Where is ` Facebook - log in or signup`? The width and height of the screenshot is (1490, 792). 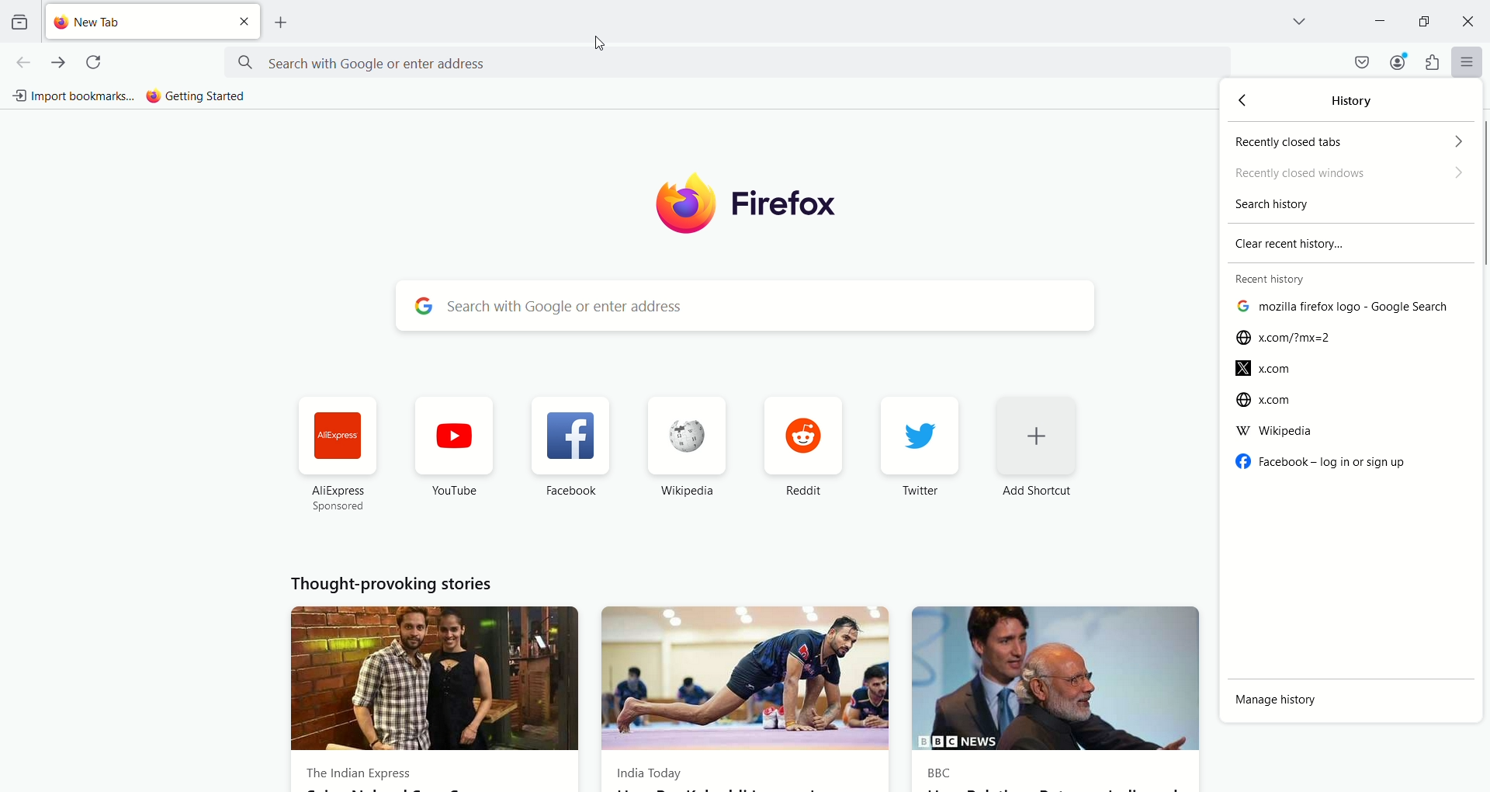
 Facebook - log in or signup is located at coordinates (1321, 462).